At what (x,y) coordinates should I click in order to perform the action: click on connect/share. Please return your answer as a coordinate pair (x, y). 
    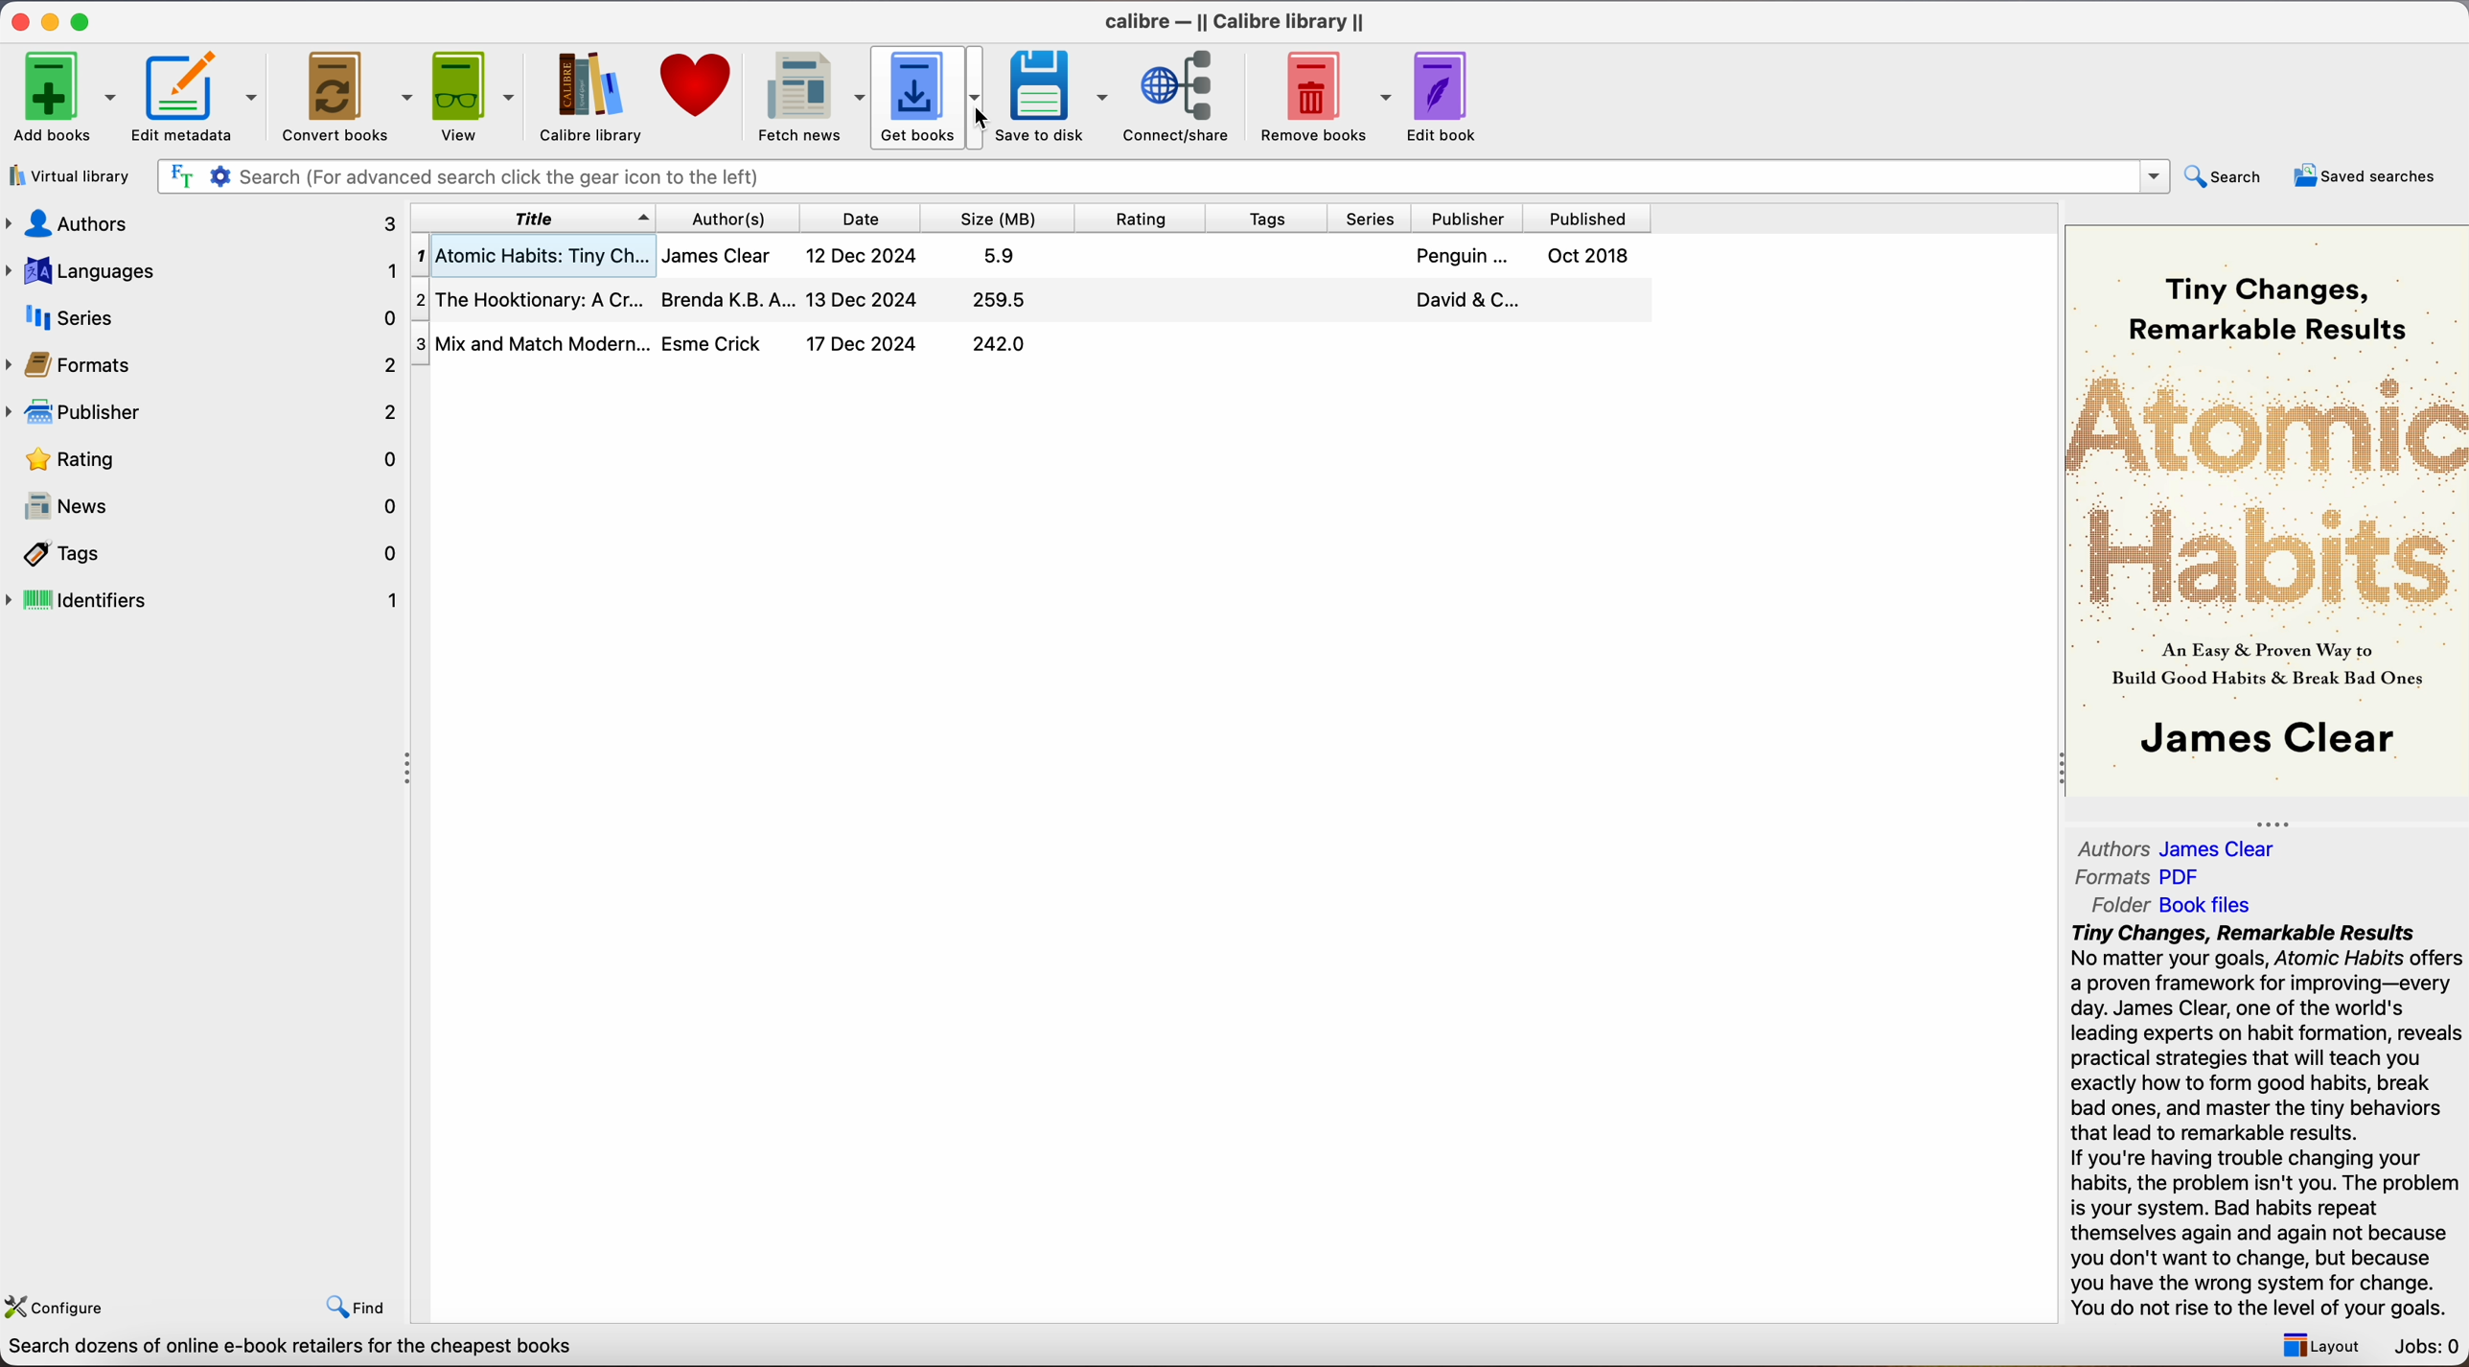
    Looking at the image, I should click on (1184, 98).